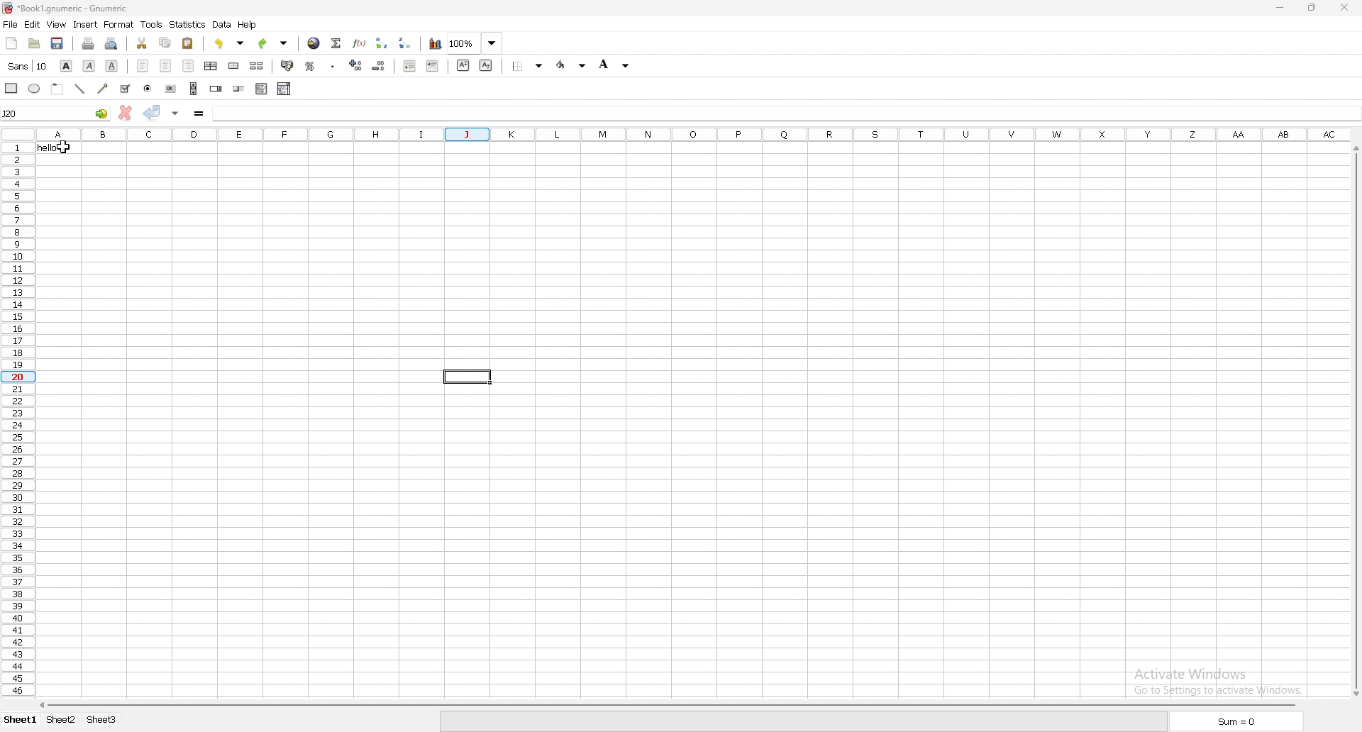 Image resolution: width=1362 pixels, height=732 pixels. What do you see at coordinates (187, 25) in the screenshot?
I see `statistics` at bounding box center [187, 25].